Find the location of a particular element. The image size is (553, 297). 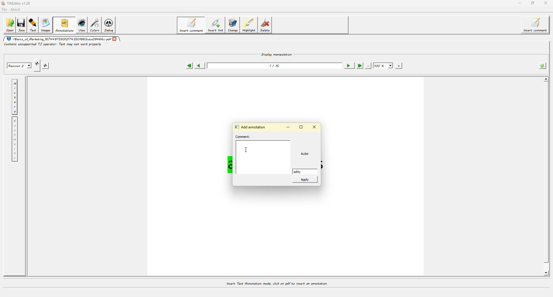

last page is located at coordinates (359, 66).